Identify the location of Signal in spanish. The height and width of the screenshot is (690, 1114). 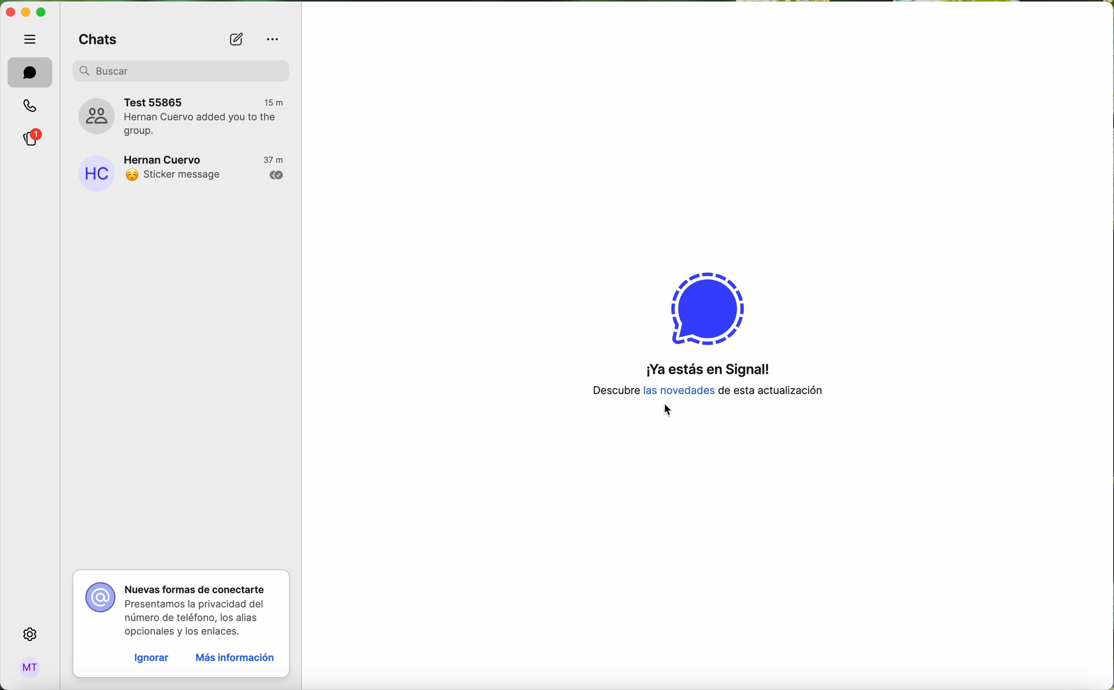
(702, 377).